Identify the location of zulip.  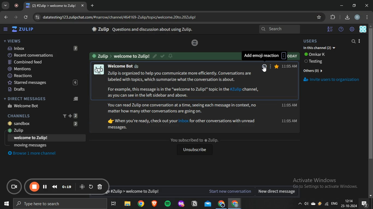
(24, 29).